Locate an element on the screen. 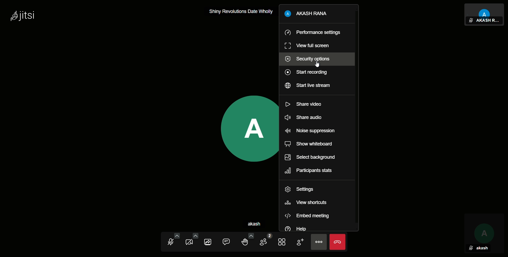 This screenshot has width=508, height=257. view full screen is located at coordinates (306, 45).